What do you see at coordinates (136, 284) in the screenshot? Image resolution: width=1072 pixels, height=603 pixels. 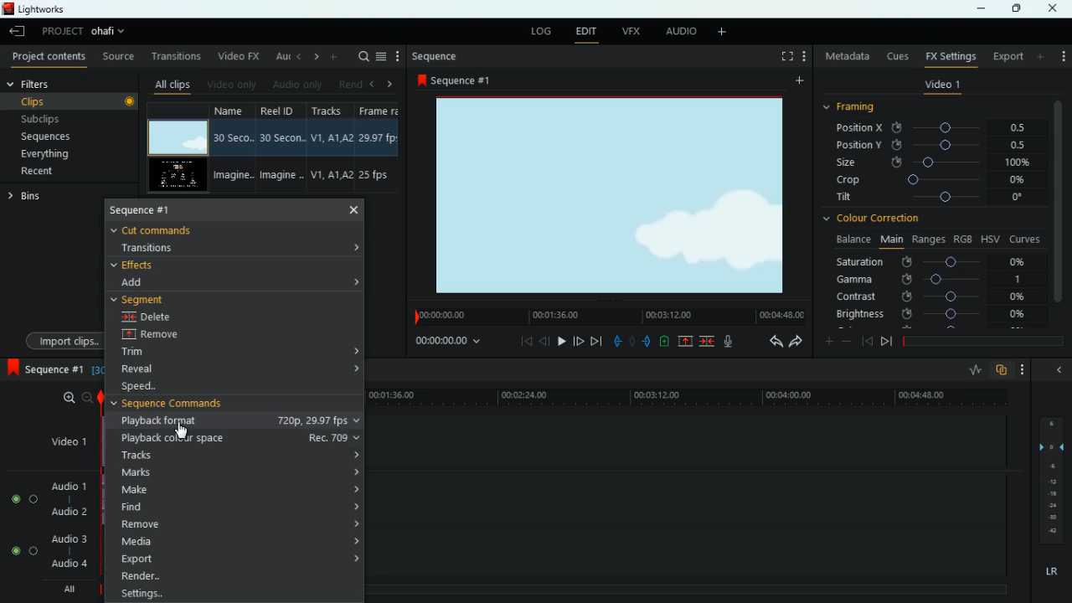 I see `add` at bounding box center [136, 284].